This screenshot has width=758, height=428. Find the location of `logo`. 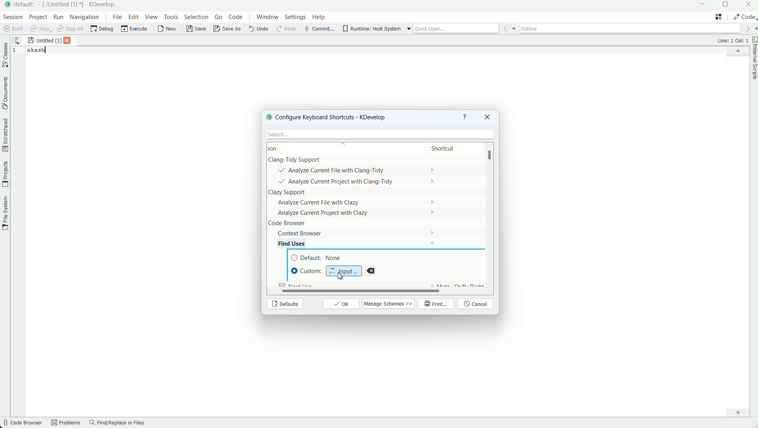

logo is located at coordinates (268, 117).